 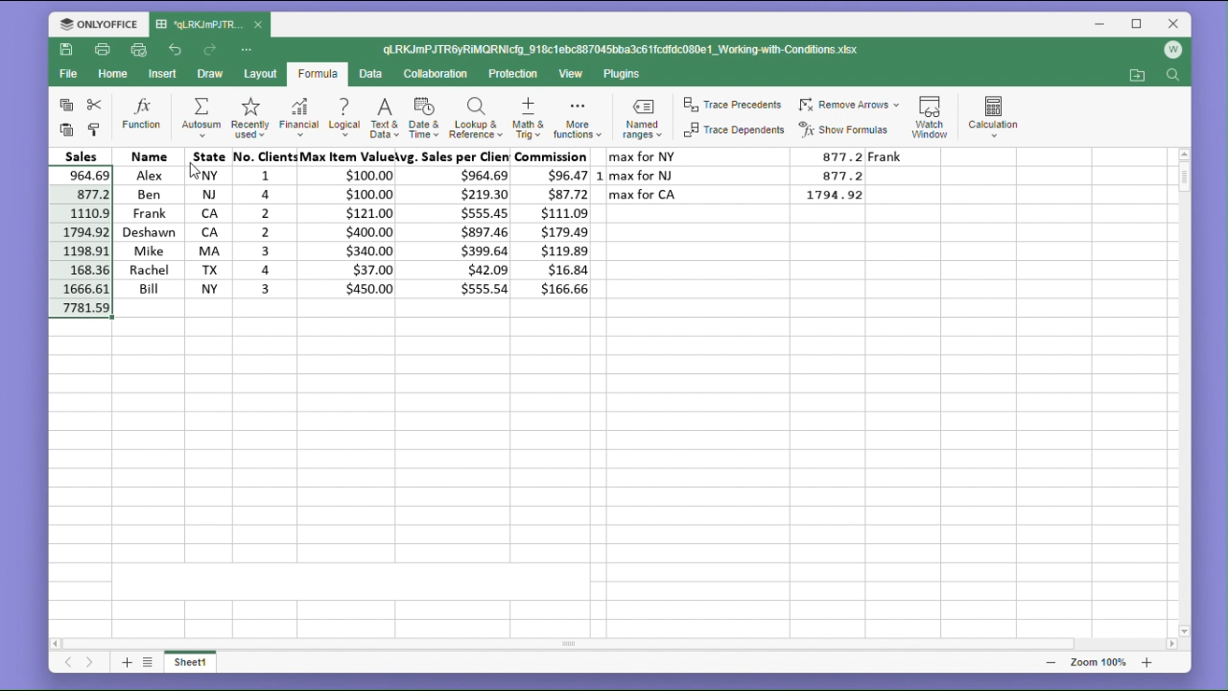 I want to click on scroll right, so click(x=1170, y=645).